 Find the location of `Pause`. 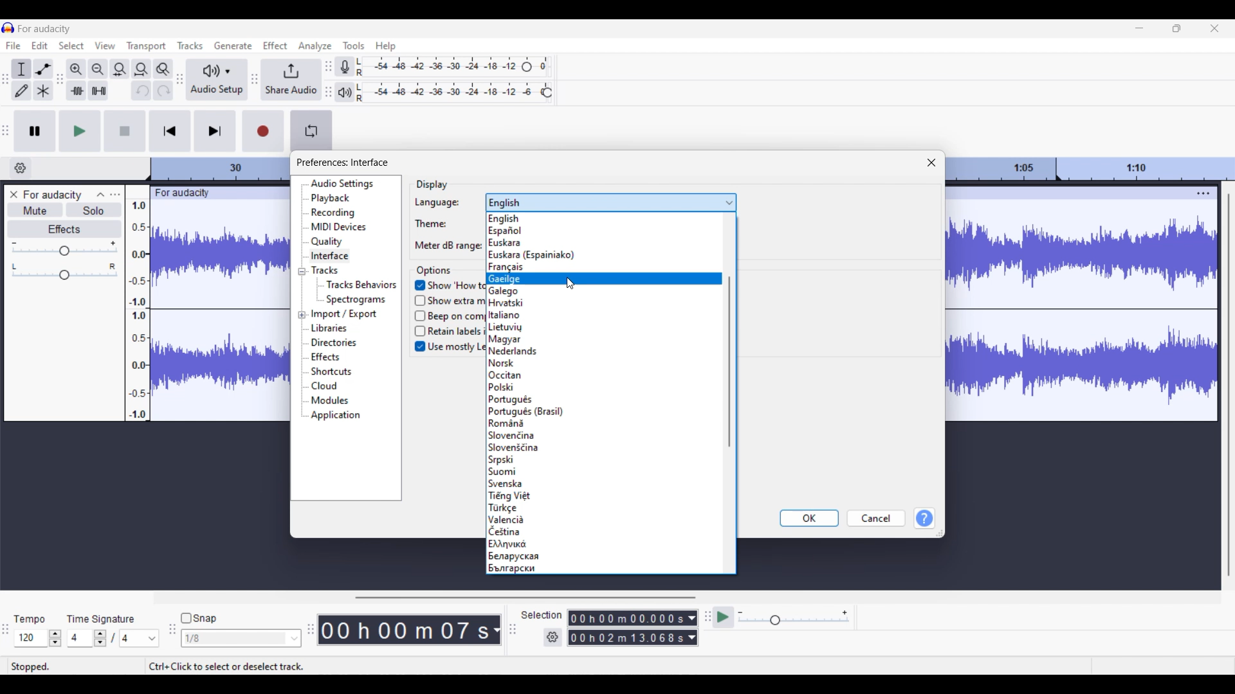

Pause is located at coordinates (35, 131).